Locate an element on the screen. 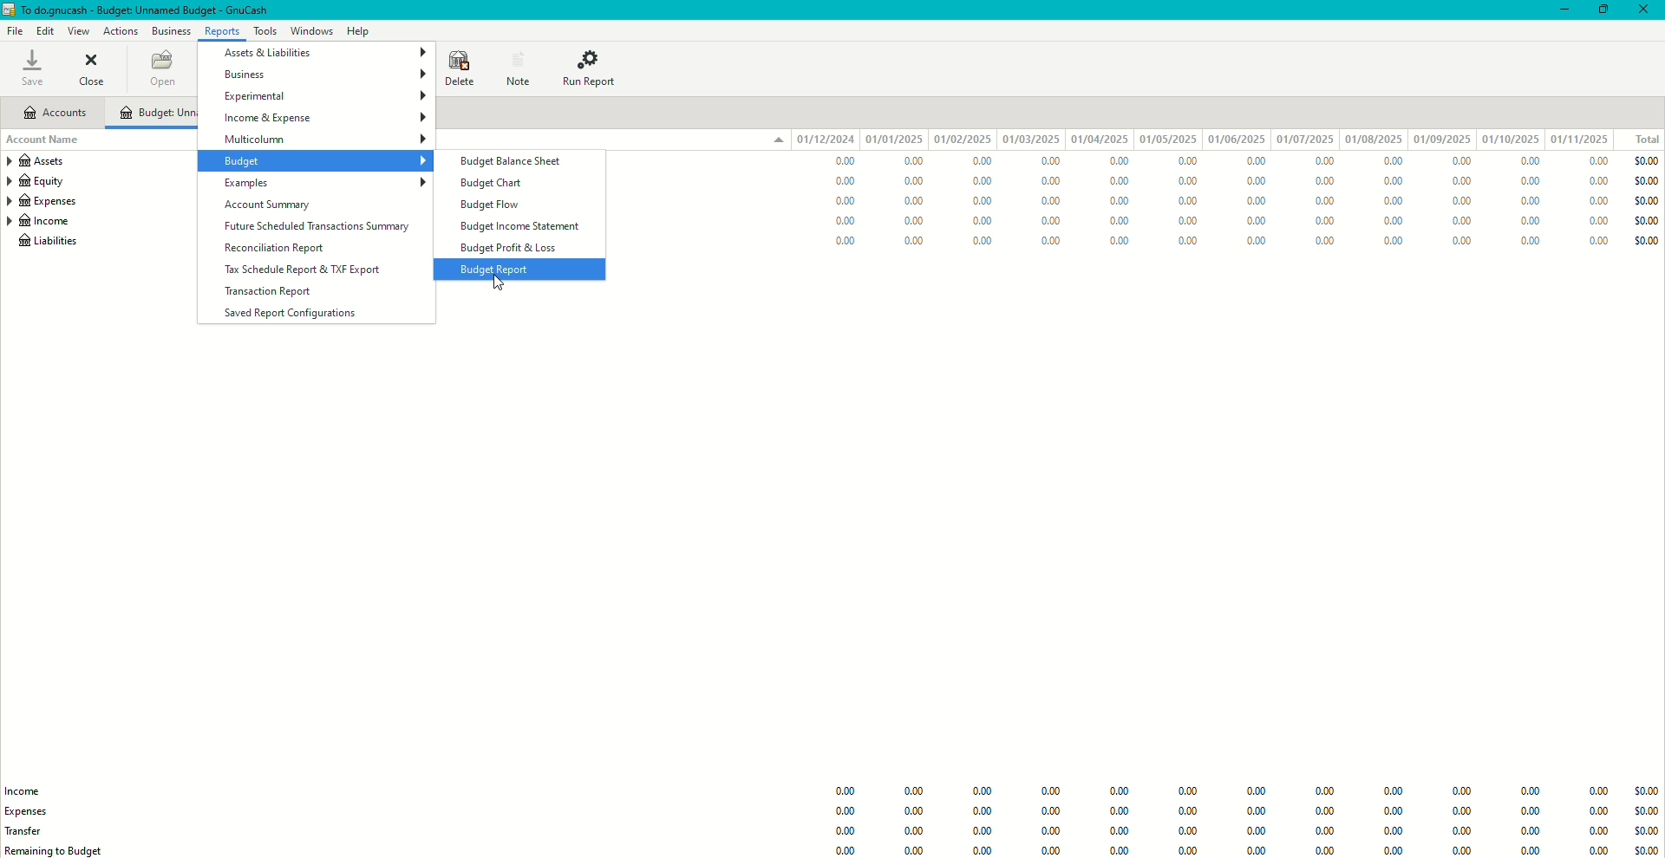 This screenshot has width=1665, height=858. 0.00 is located at coordinates (1050, 791).